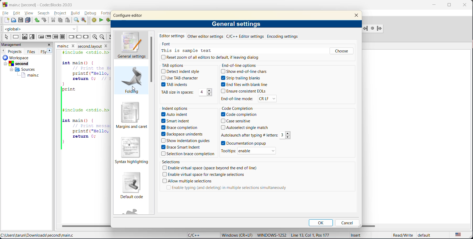 The image size is (473, 239). I want to click on reset zoom of all editors to default, so click(213, 58).